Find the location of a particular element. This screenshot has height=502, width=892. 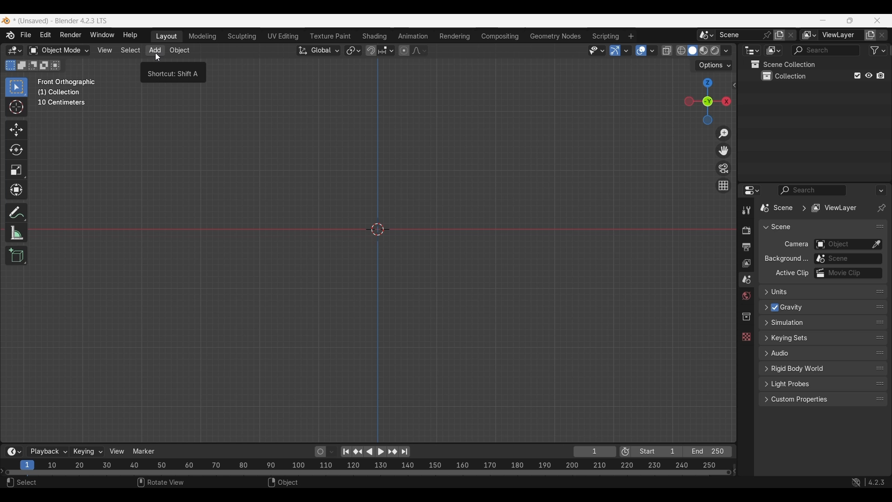

Close interface is located at coordinates (878, 20).